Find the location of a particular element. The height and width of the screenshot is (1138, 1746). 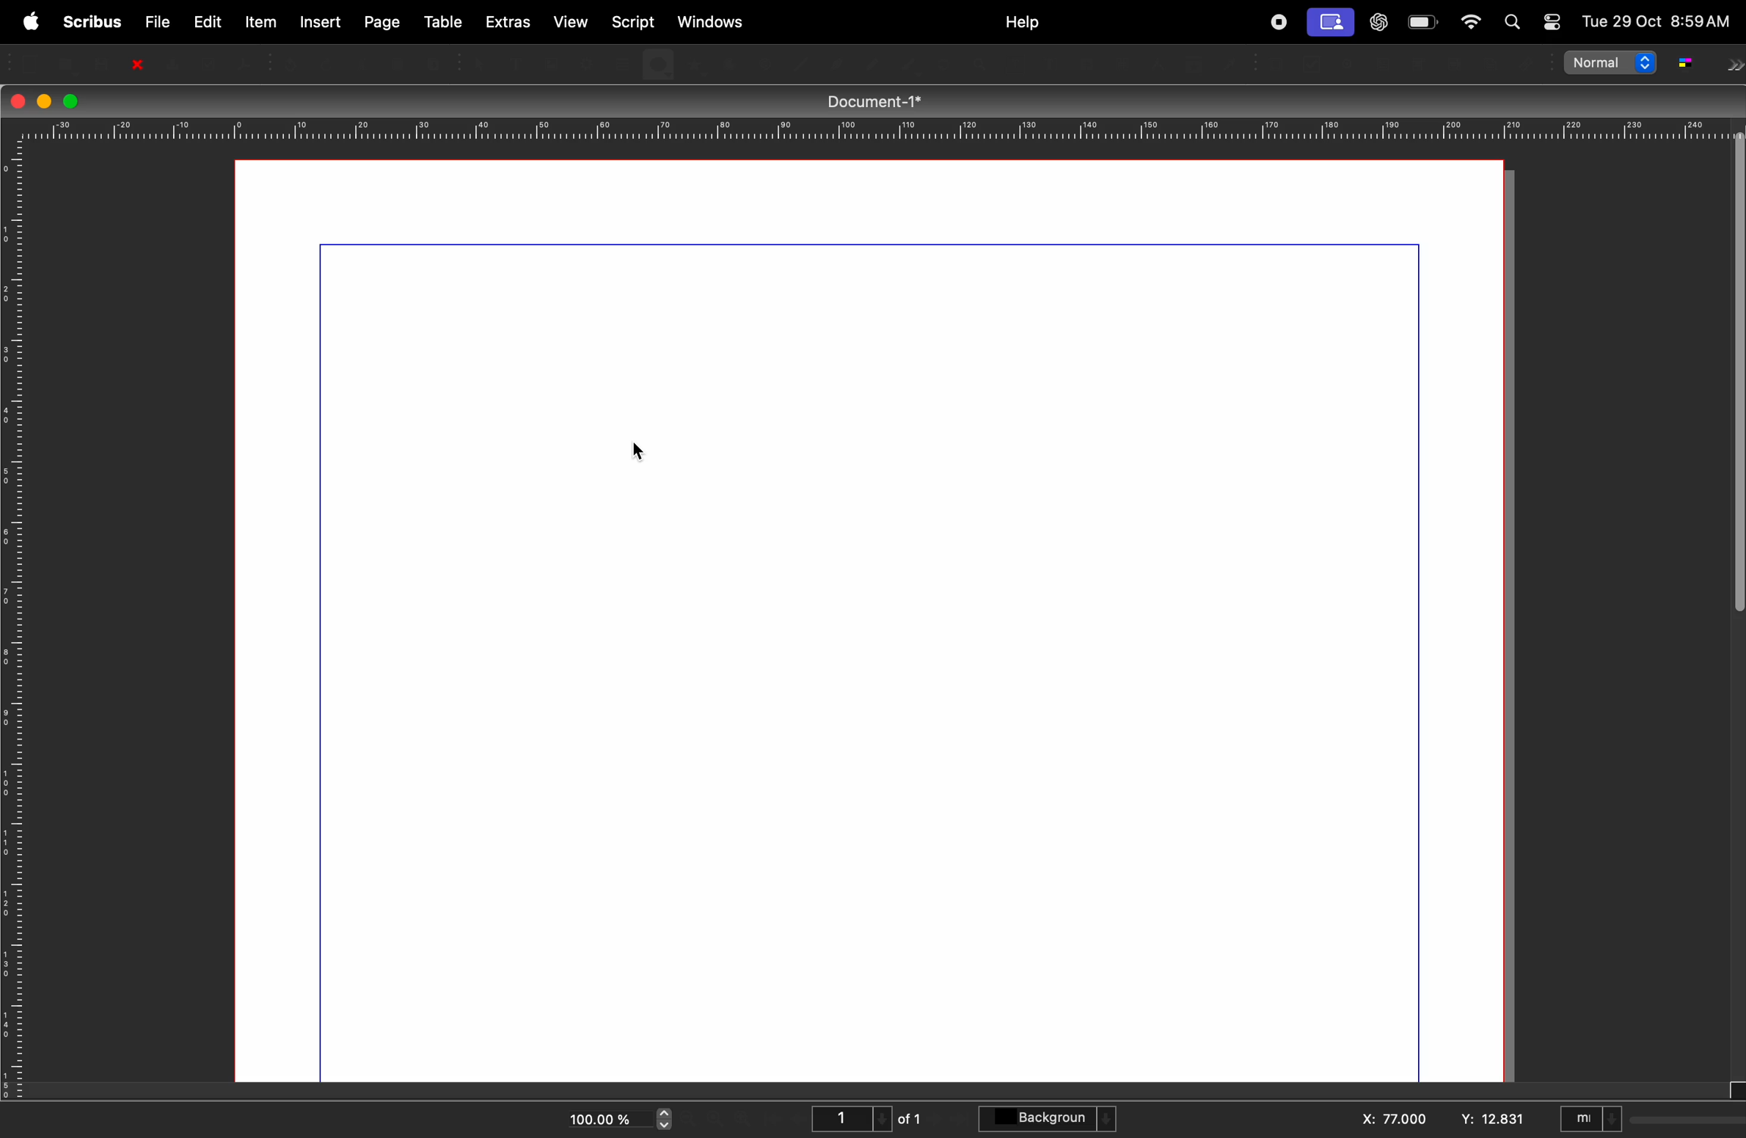

Cut is located at coordinates (362, 62).